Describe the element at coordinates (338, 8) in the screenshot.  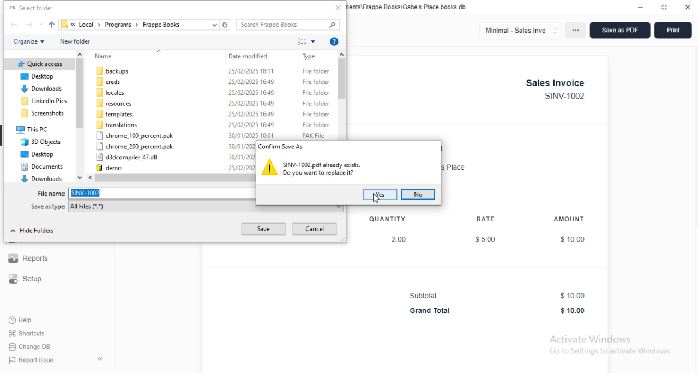
I see `close` at that location.